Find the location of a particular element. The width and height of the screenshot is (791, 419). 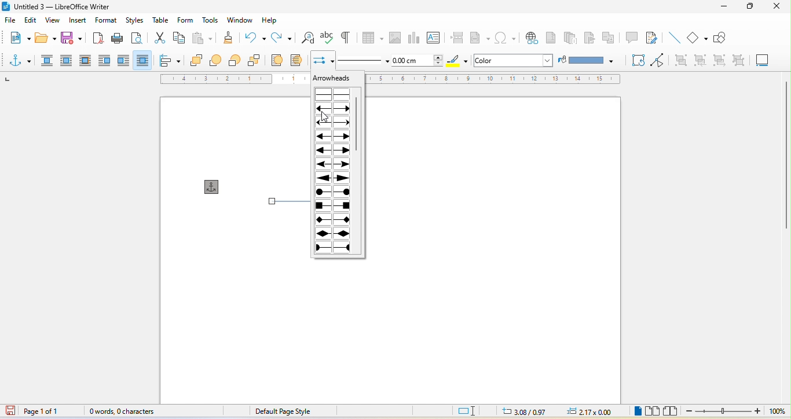

copy is located at coordinates (180, 37).